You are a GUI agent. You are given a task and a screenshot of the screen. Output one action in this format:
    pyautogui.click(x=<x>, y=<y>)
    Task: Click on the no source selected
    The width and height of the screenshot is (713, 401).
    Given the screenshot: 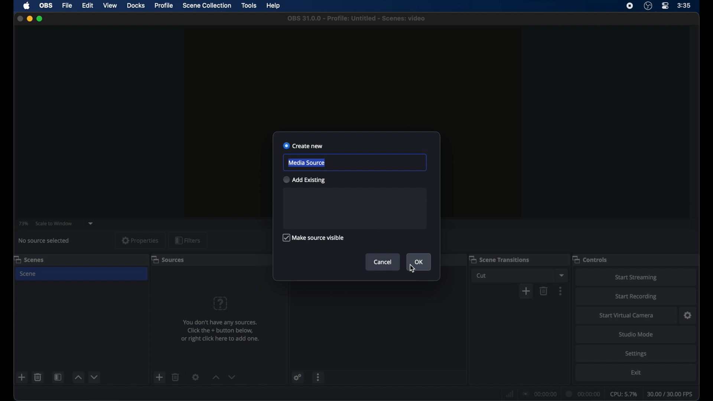 What is the action you would take?
    pyautogui.click(x=44, y=241)
    